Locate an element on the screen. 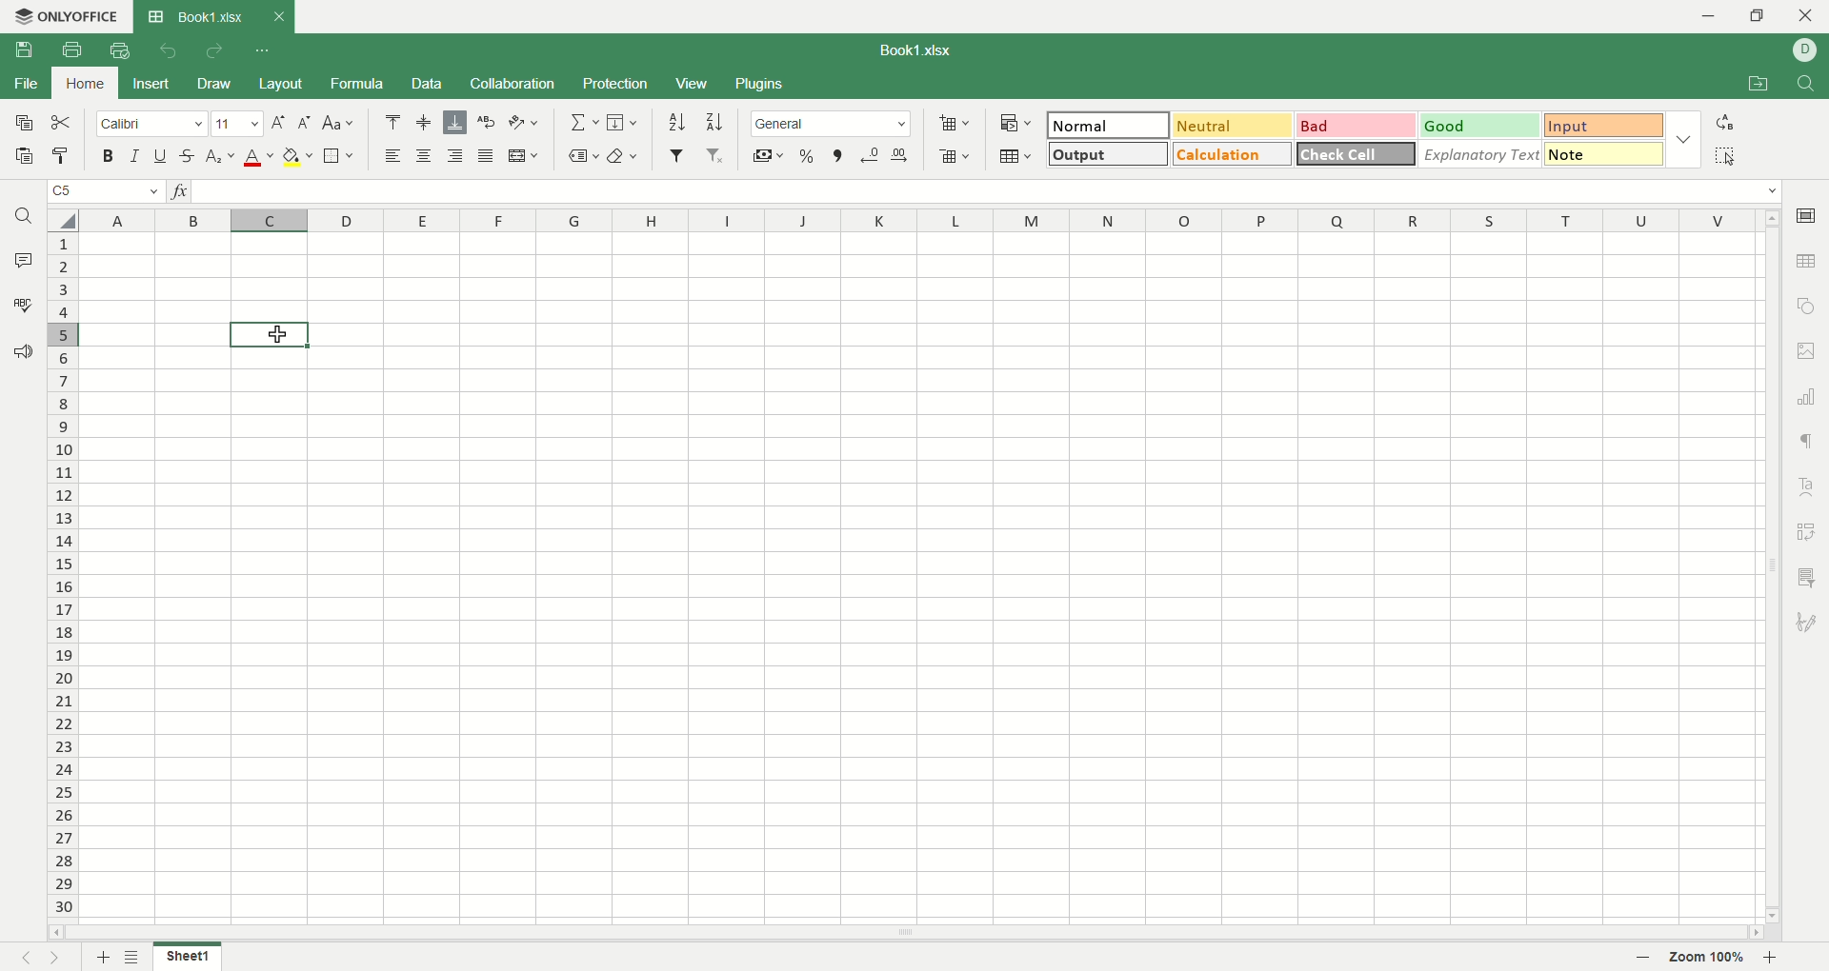  cell name is located at coordinates (104, 193).